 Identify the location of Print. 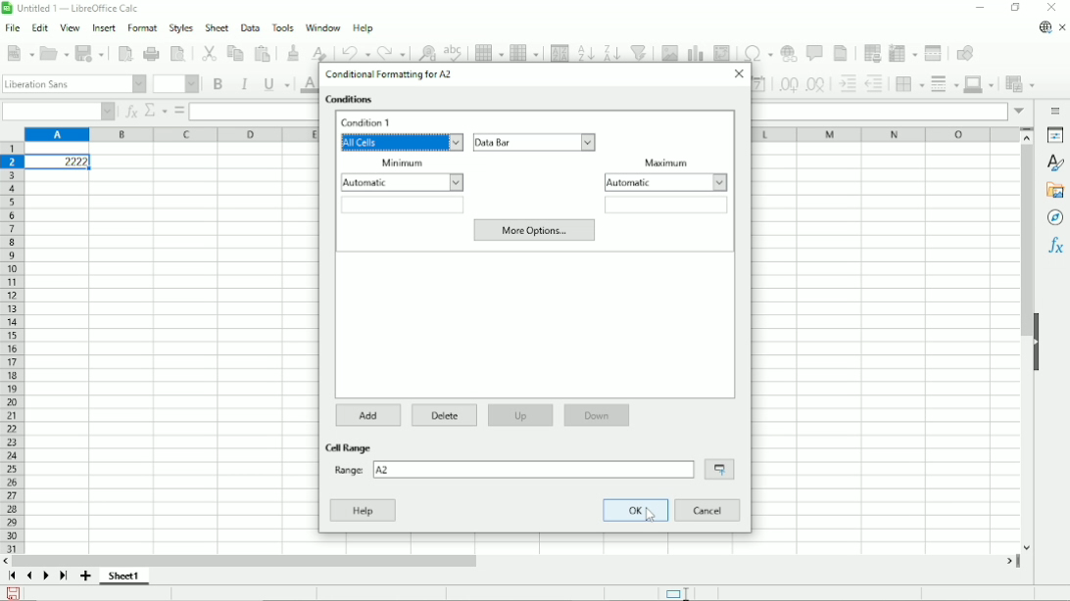
(151, 54).